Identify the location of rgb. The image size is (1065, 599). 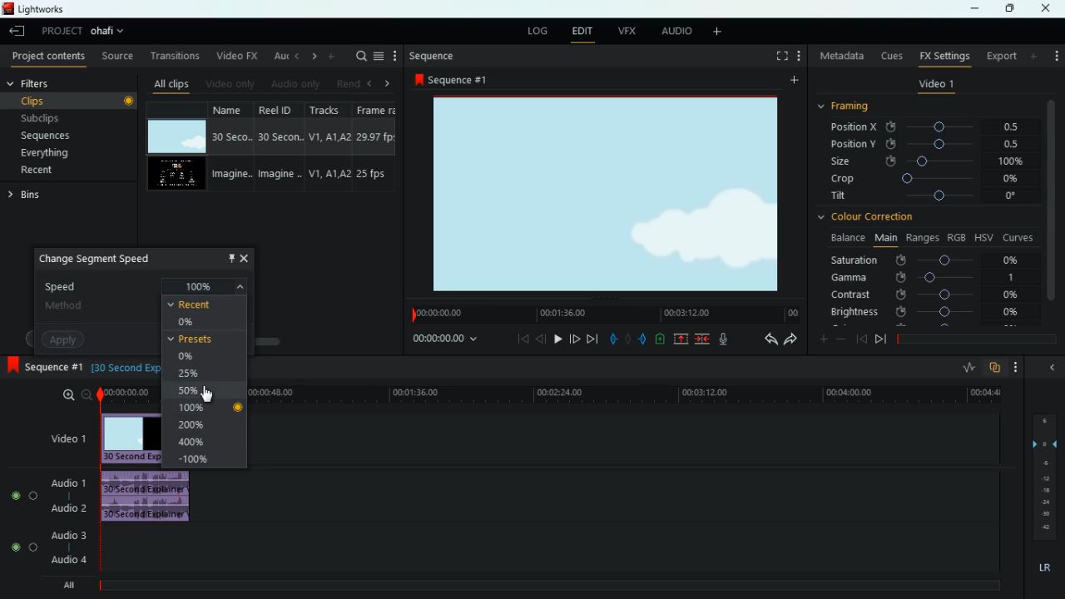
(958, 236).